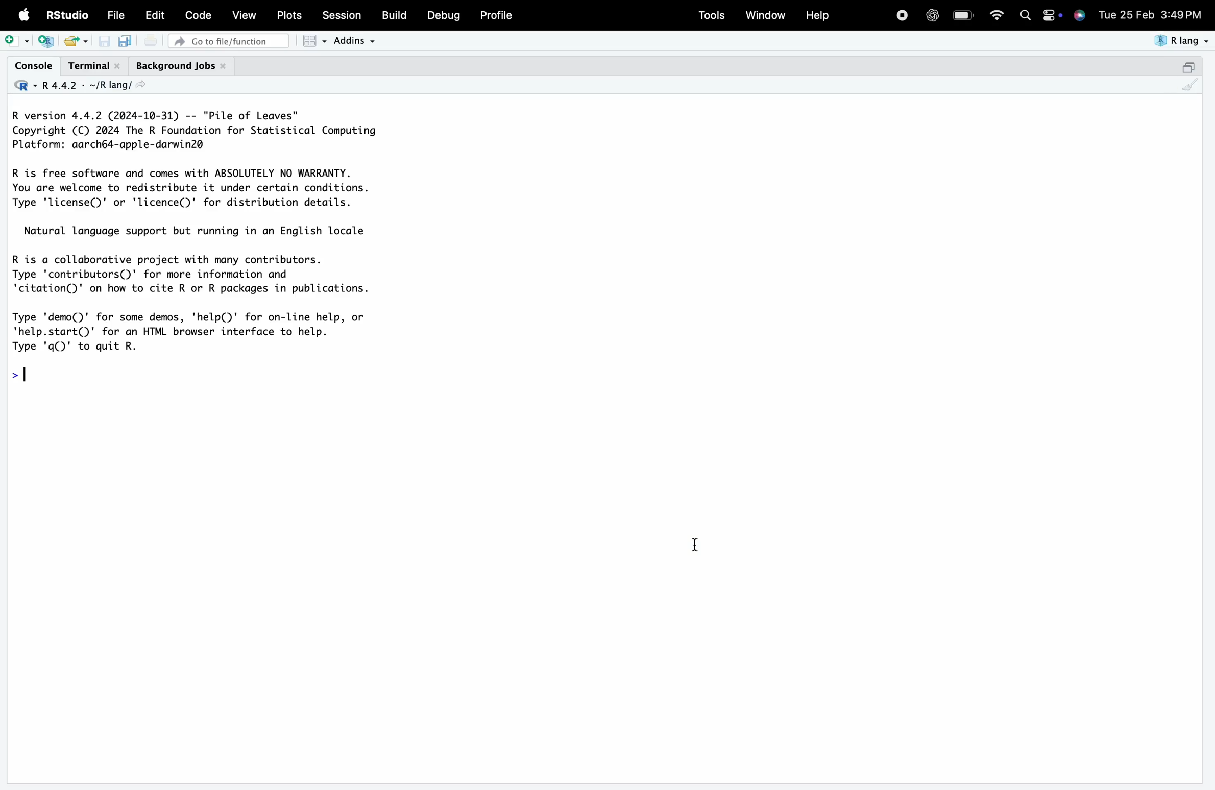 This screenshot has height=790, width=1215. Describe the element at coordinates (997, 14) in the screenshot. I see `wifi` at that location.